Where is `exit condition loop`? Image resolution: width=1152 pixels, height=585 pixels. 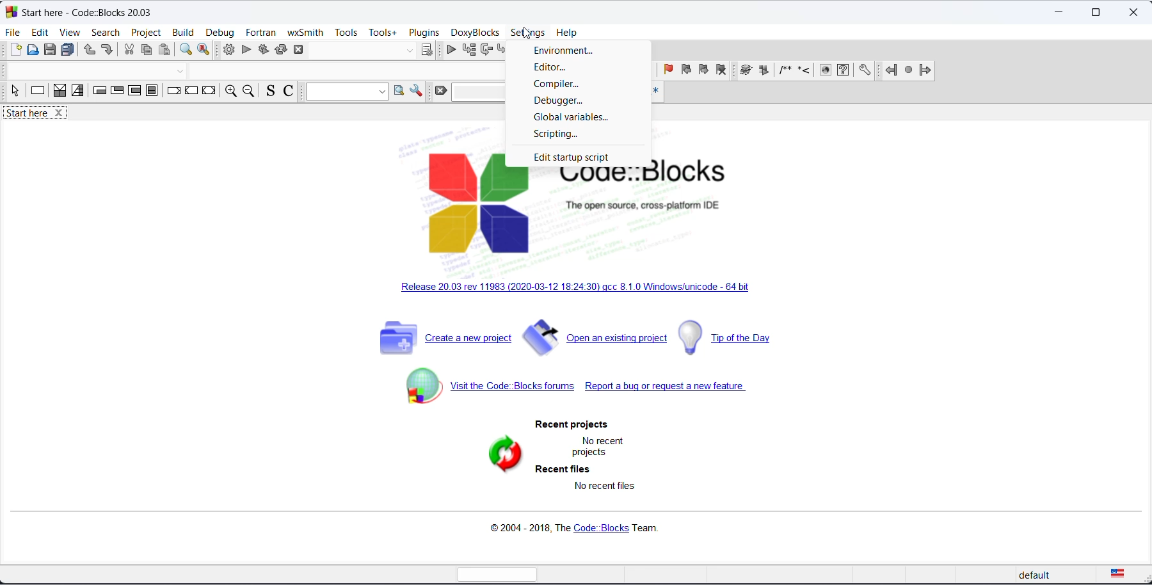
exit condition loop is located at coordinates (118, 90).